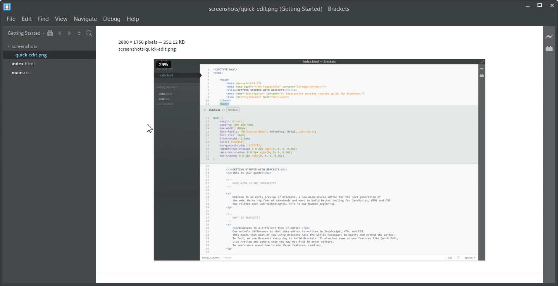 The image size is (558, 286). Describe the element at coordinates (282, 9) in the screenshot. I see `` at that location.